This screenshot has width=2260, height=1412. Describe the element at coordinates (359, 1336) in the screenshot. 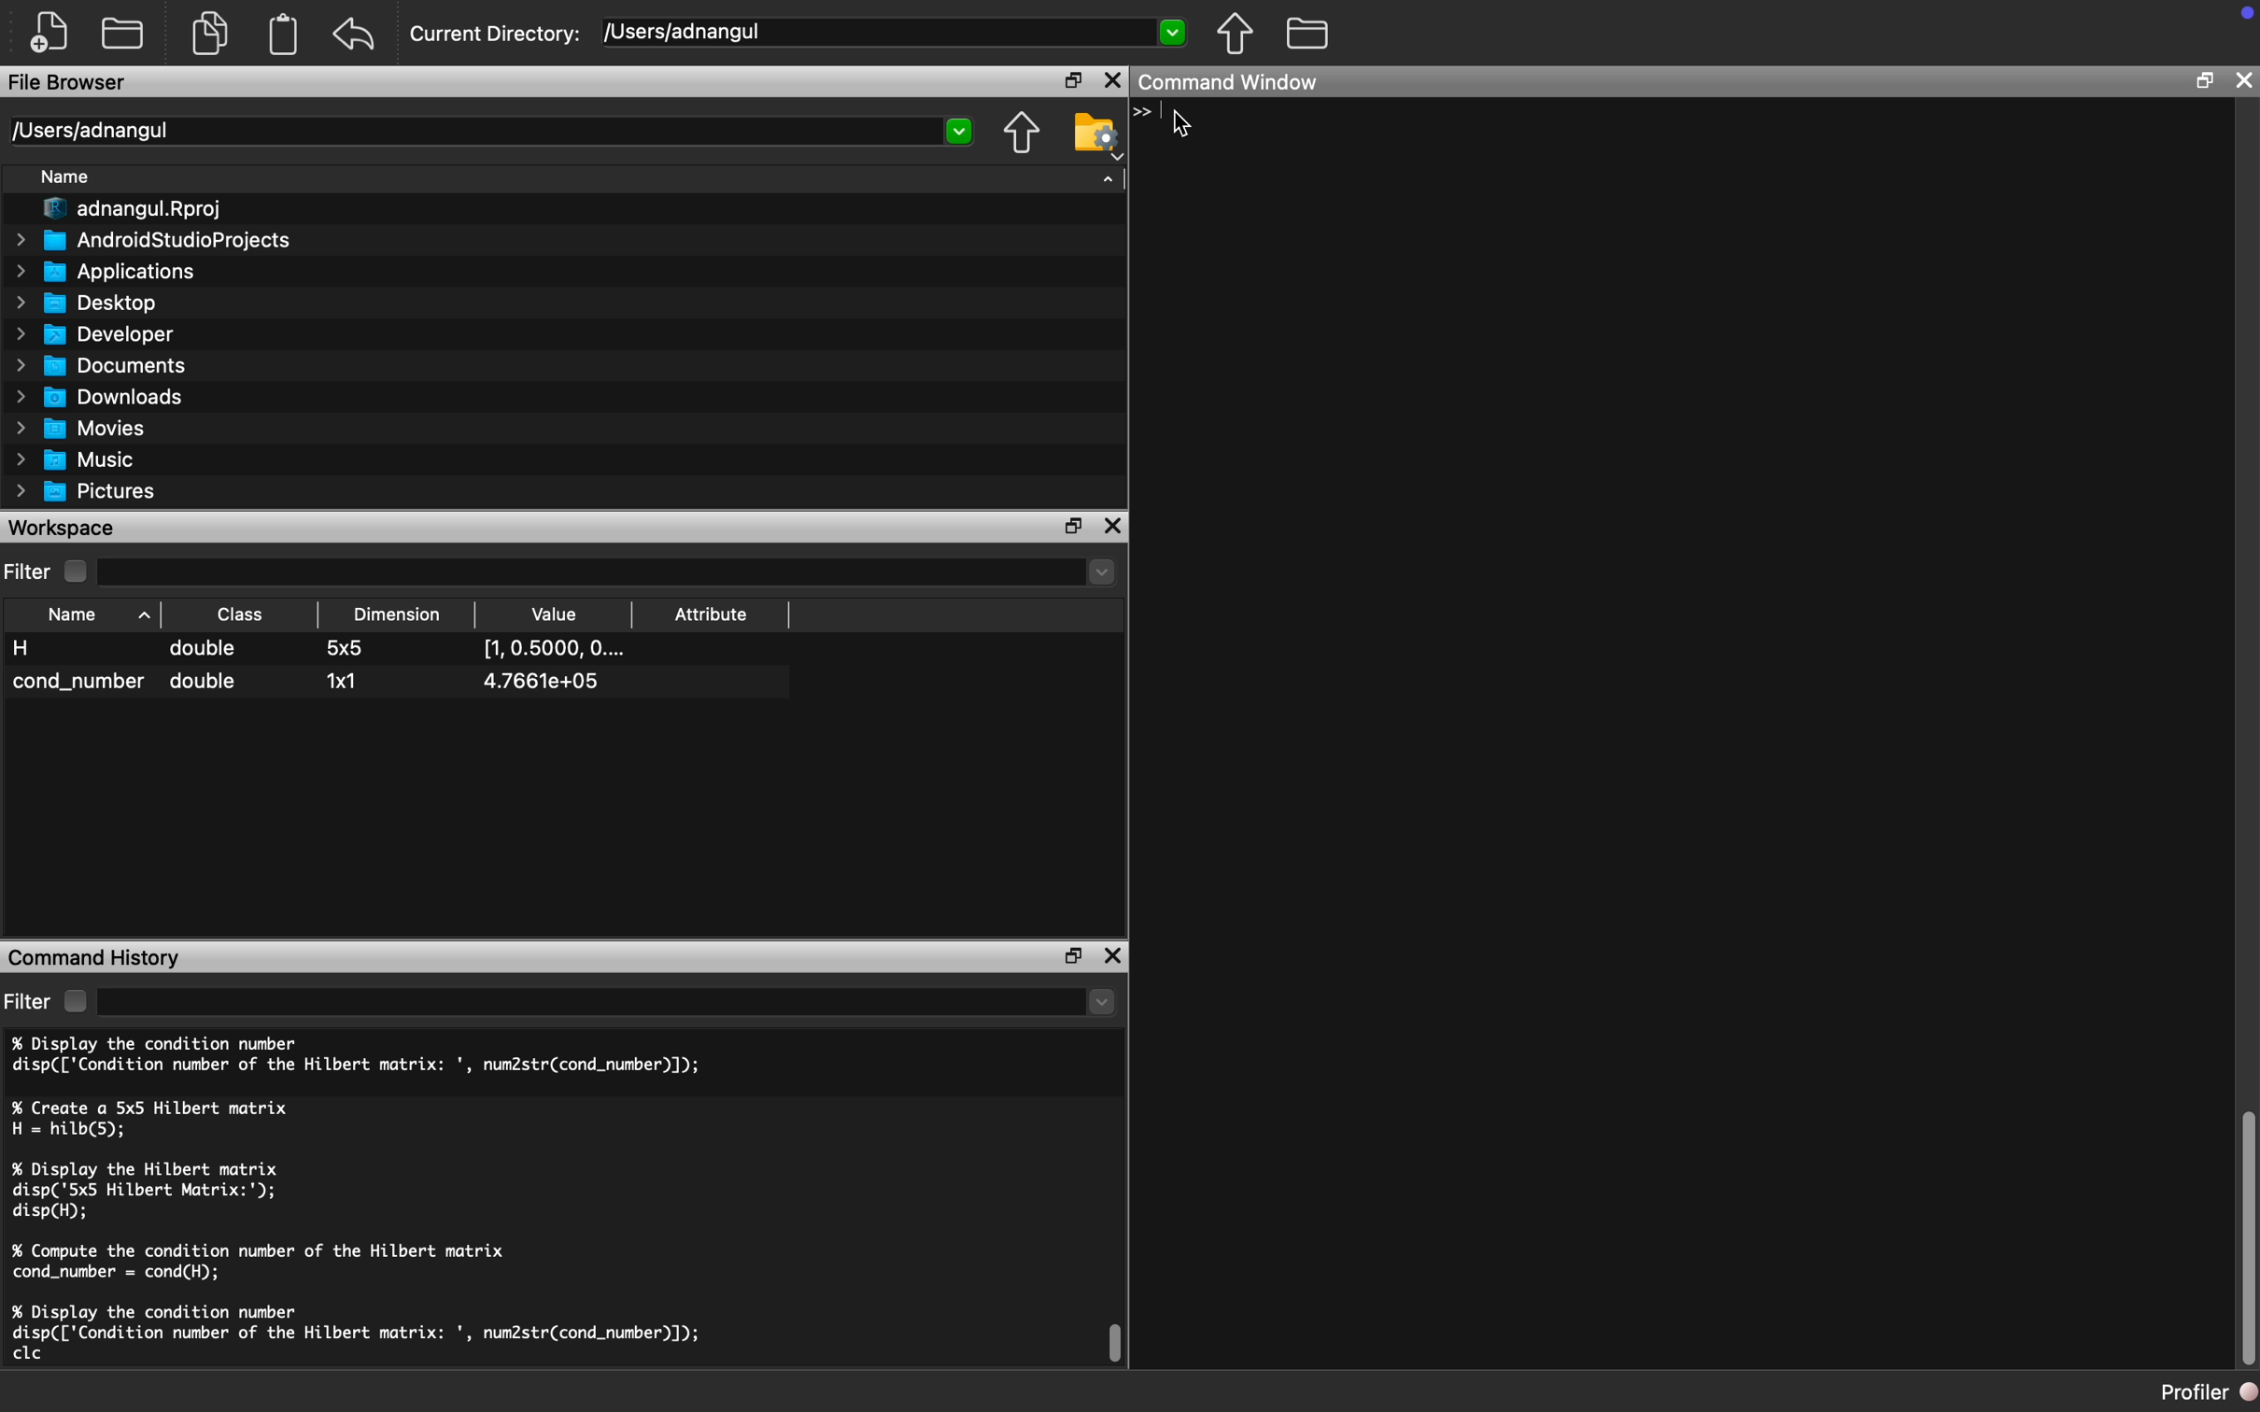

I see `% Display the condition number
disp(['Condition number of the Hilbert matrix: ', num2str(cond_number)]);
clc` at that location.